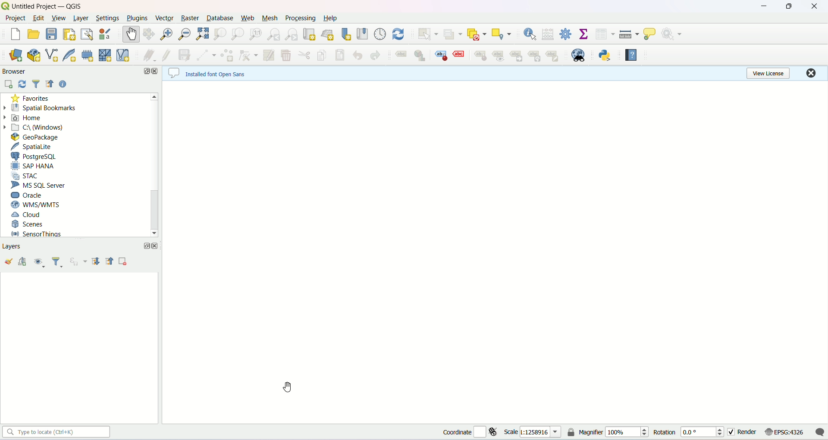  Describe the element at coordinates (270, 18) in the screenshot. I see `mesh` at that location.